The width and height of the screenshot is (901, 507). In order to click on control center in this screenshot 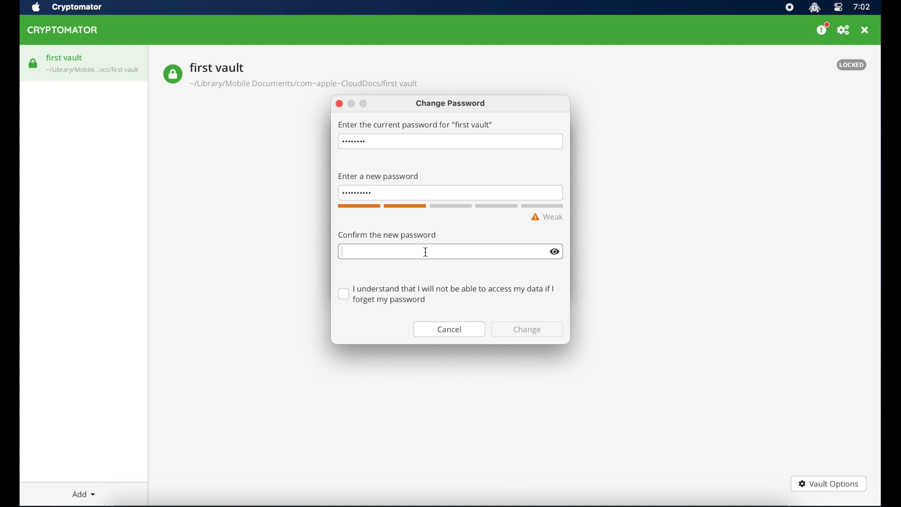, I will do `click(838, 8)`.